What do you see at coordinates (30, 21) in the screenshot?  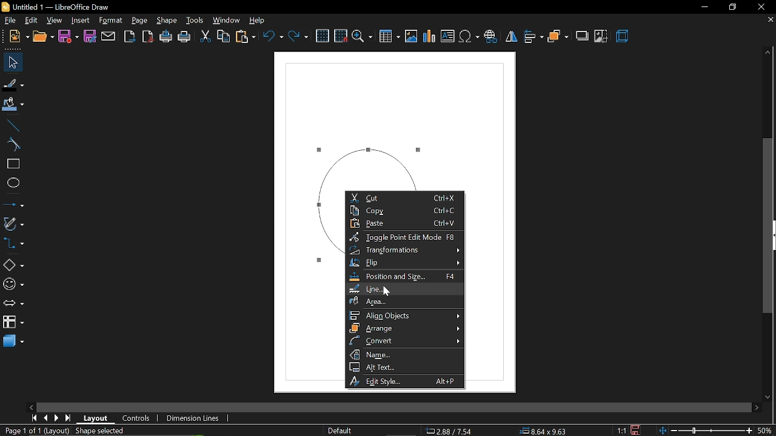 I see `edit` at bounding box center [30, 21].